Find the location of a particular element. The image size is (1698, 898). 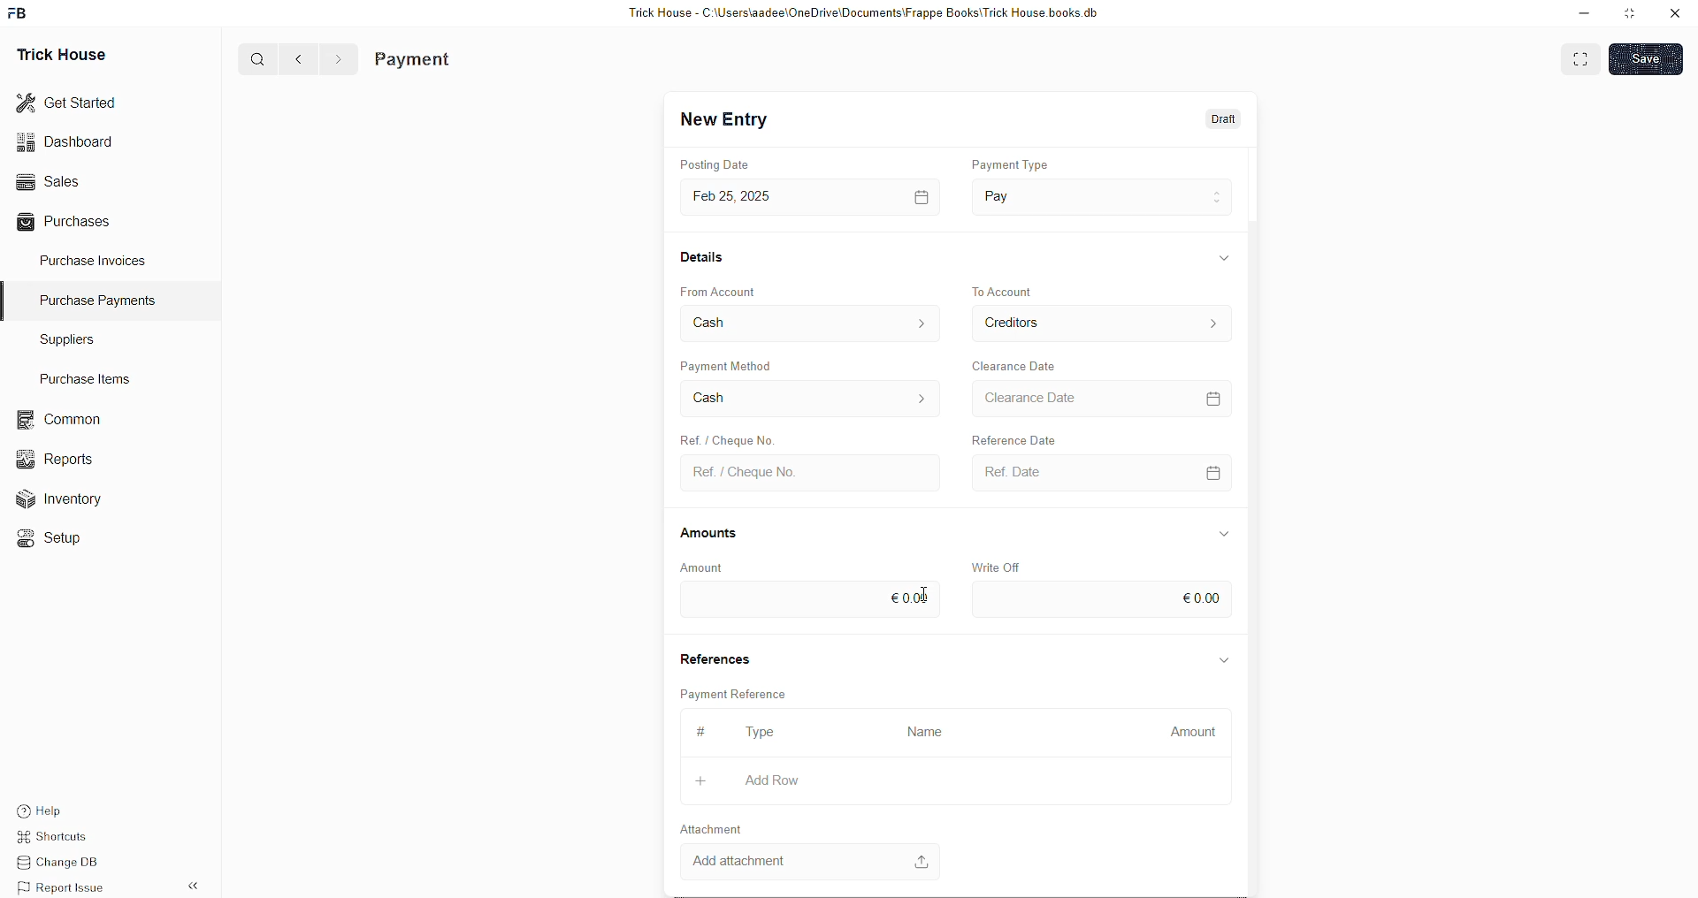

to account is located at coordinates (1009, 289).